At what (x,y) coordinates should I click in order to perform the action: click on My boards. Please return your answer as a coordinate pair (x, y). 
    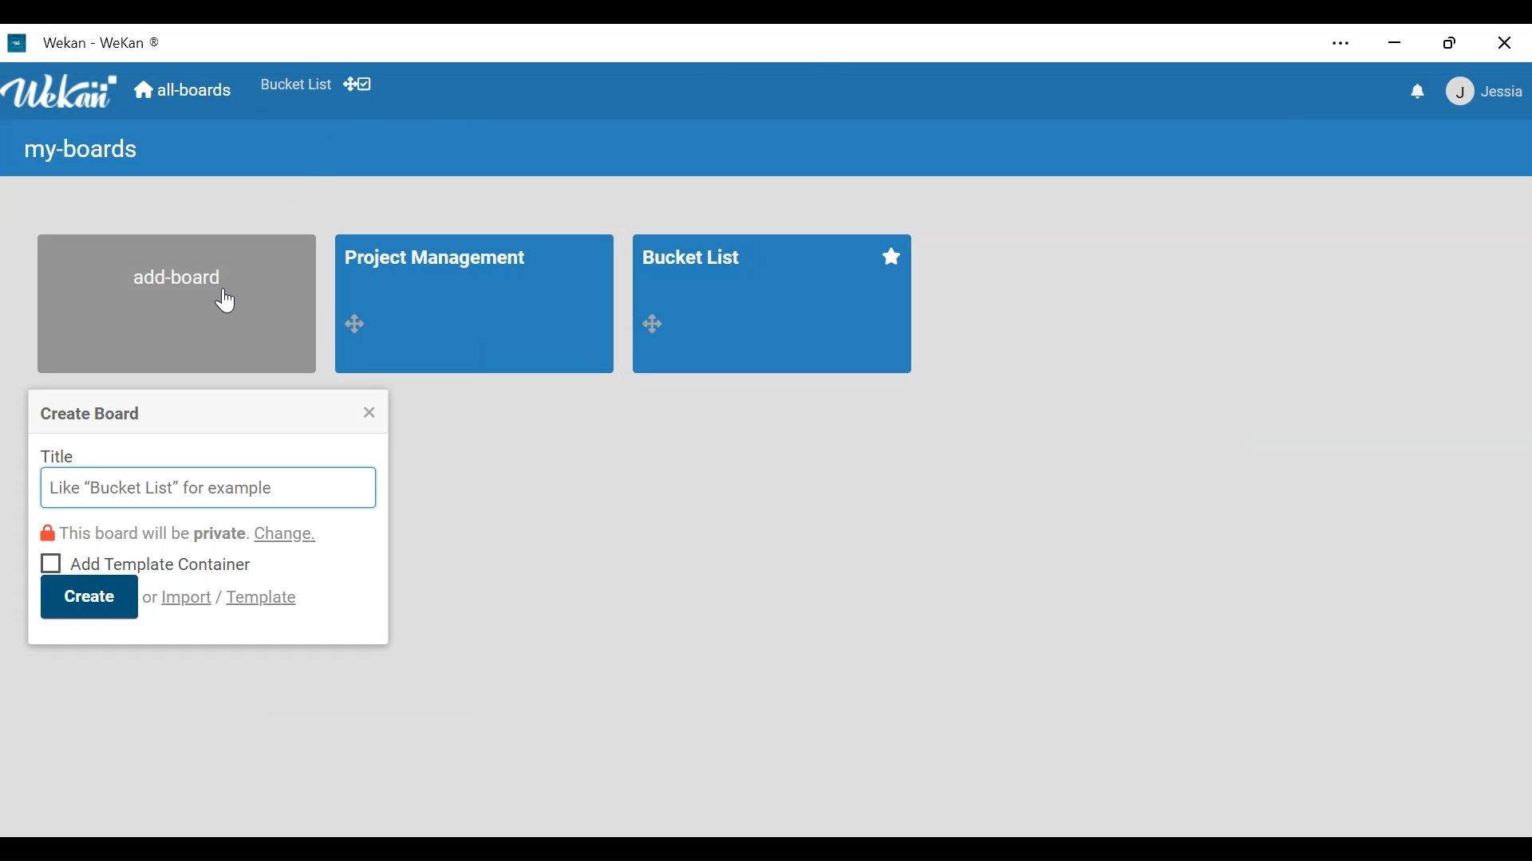
    Looking at the image, I should click on (77, 151).